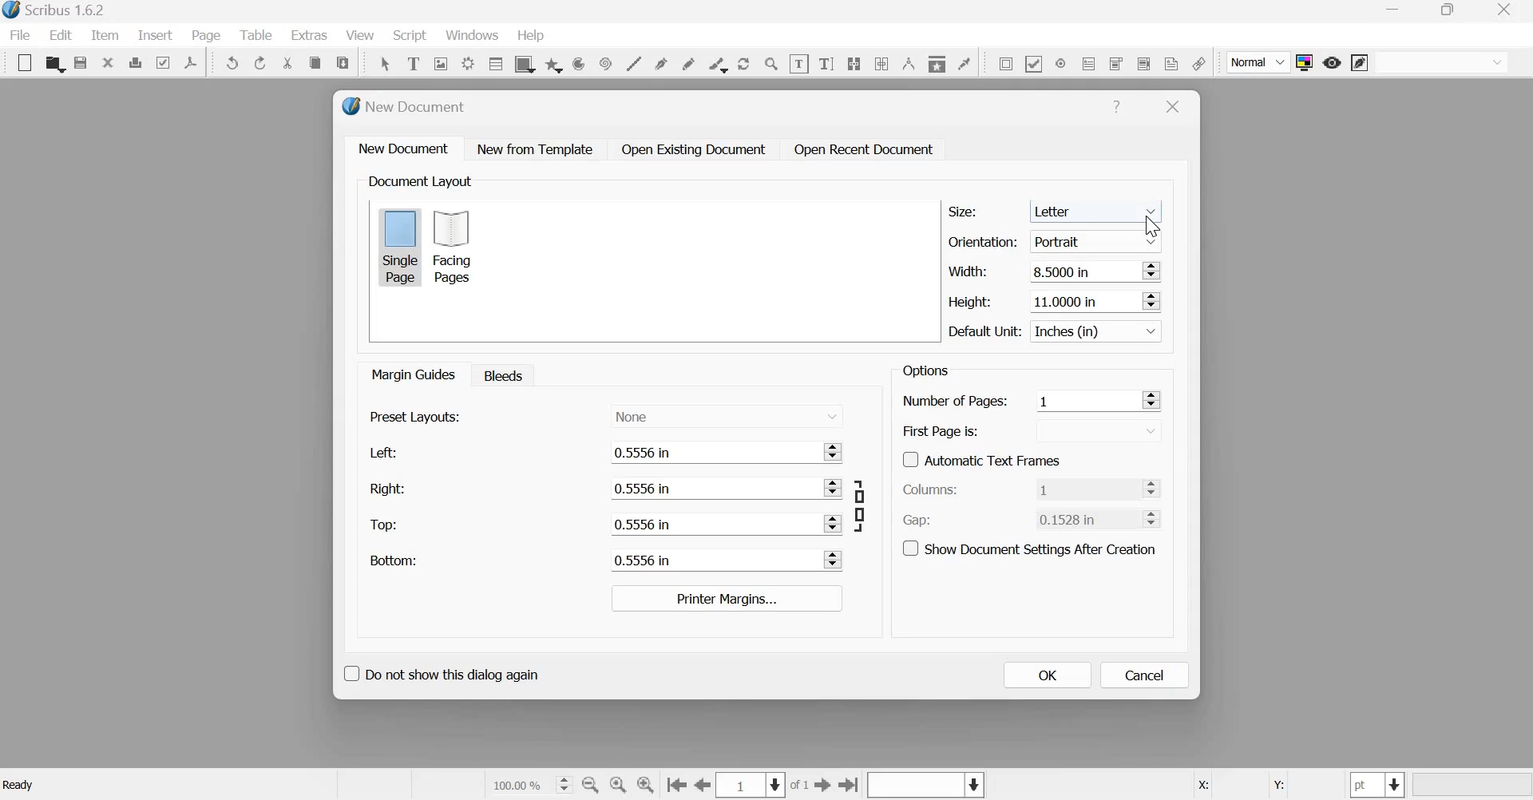  Describe the element at coordinates (663, 62) in the screenshot. I see `bezier curve` at that location.